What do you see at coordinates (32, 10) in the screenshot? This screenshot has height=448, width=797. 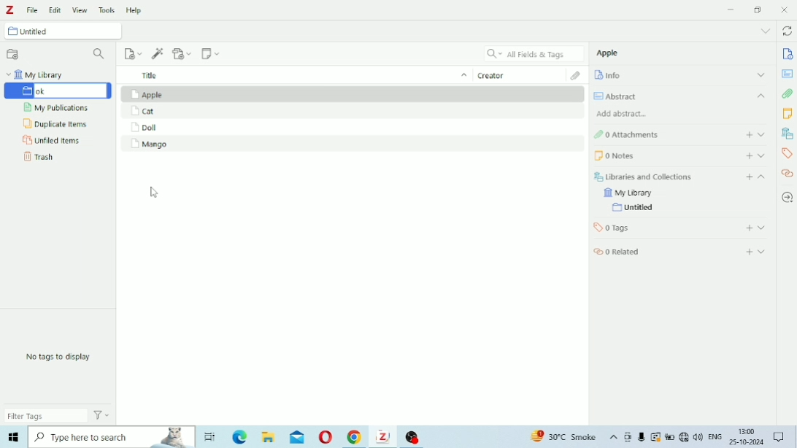 I see `File` at bounding box center [32, 10].